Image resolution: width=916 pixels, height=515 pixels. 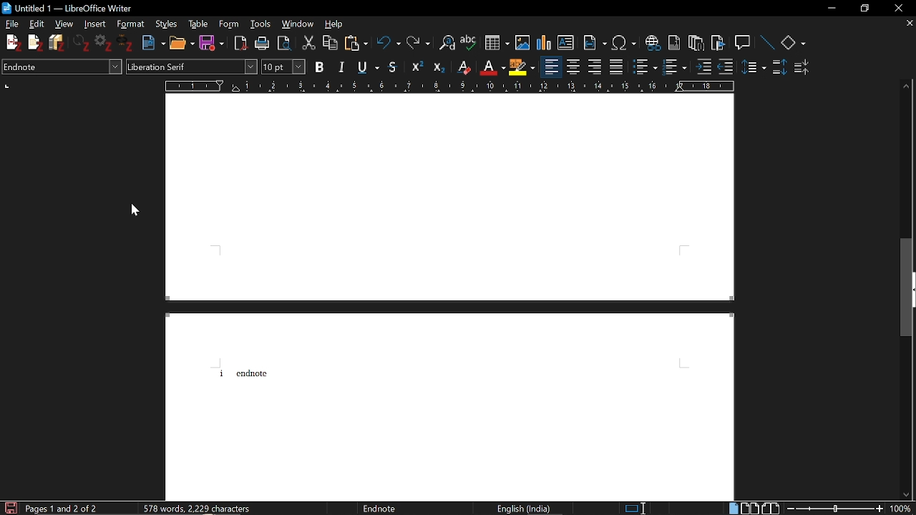 I want to click on Basic shapes, so click(x=793, y=44).